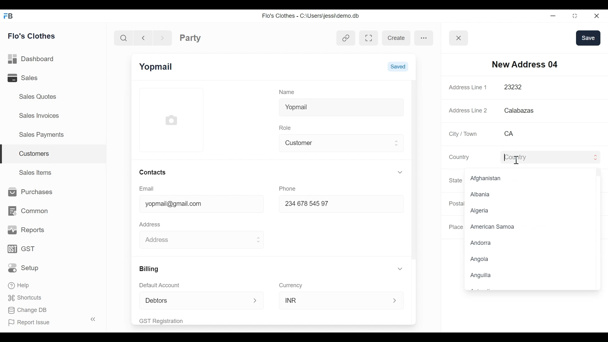 The height and width of the screenshot is (342, 608). What do you see at coordinates (162, 37) in the screenshot?
I see `Navigate Forward` at bounding box center [162, 37].